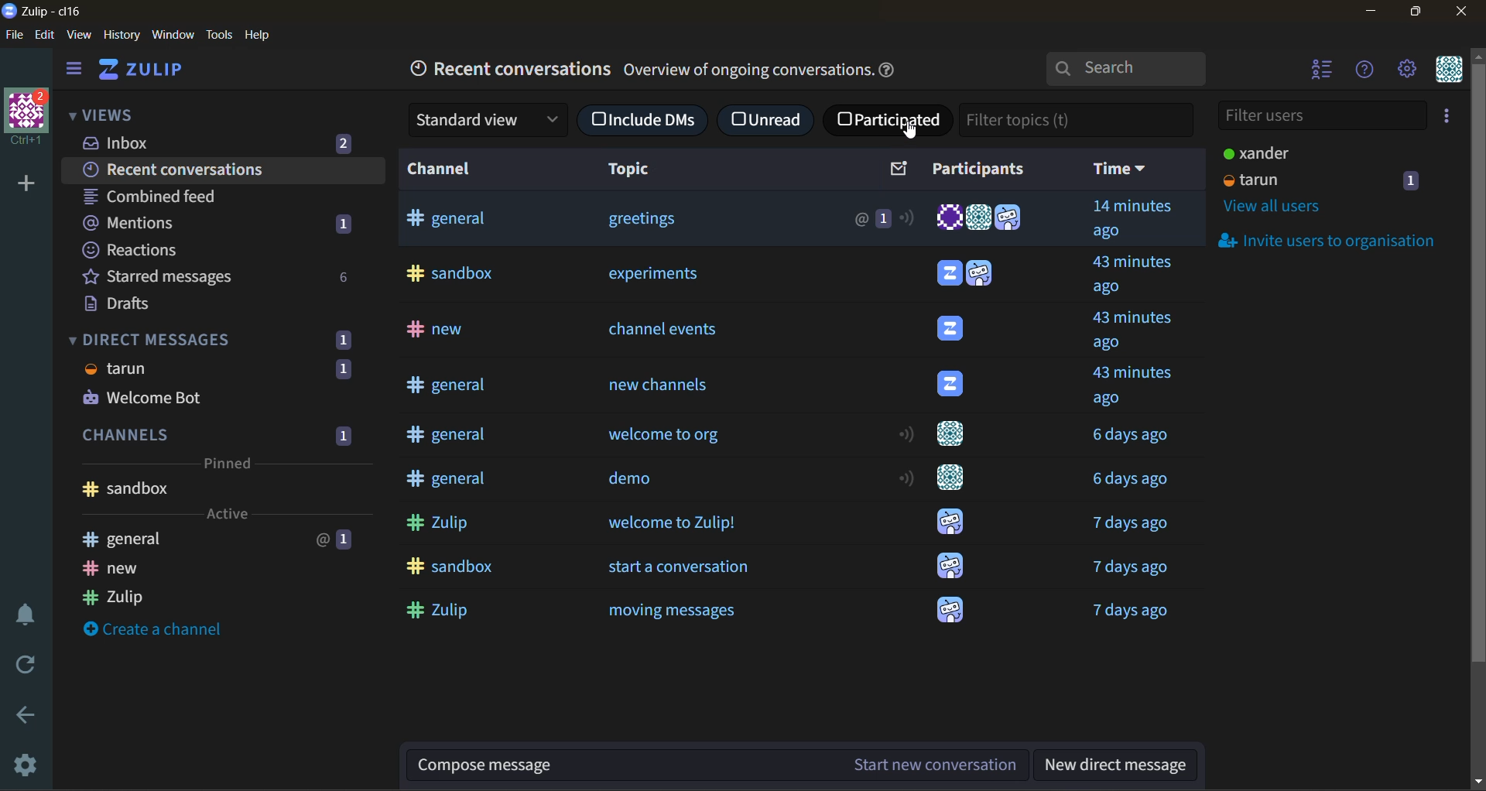 The image size is (1486, 791). Describe the element at coordinates (906, 217) in the screenshot. I see `active status` at that location.